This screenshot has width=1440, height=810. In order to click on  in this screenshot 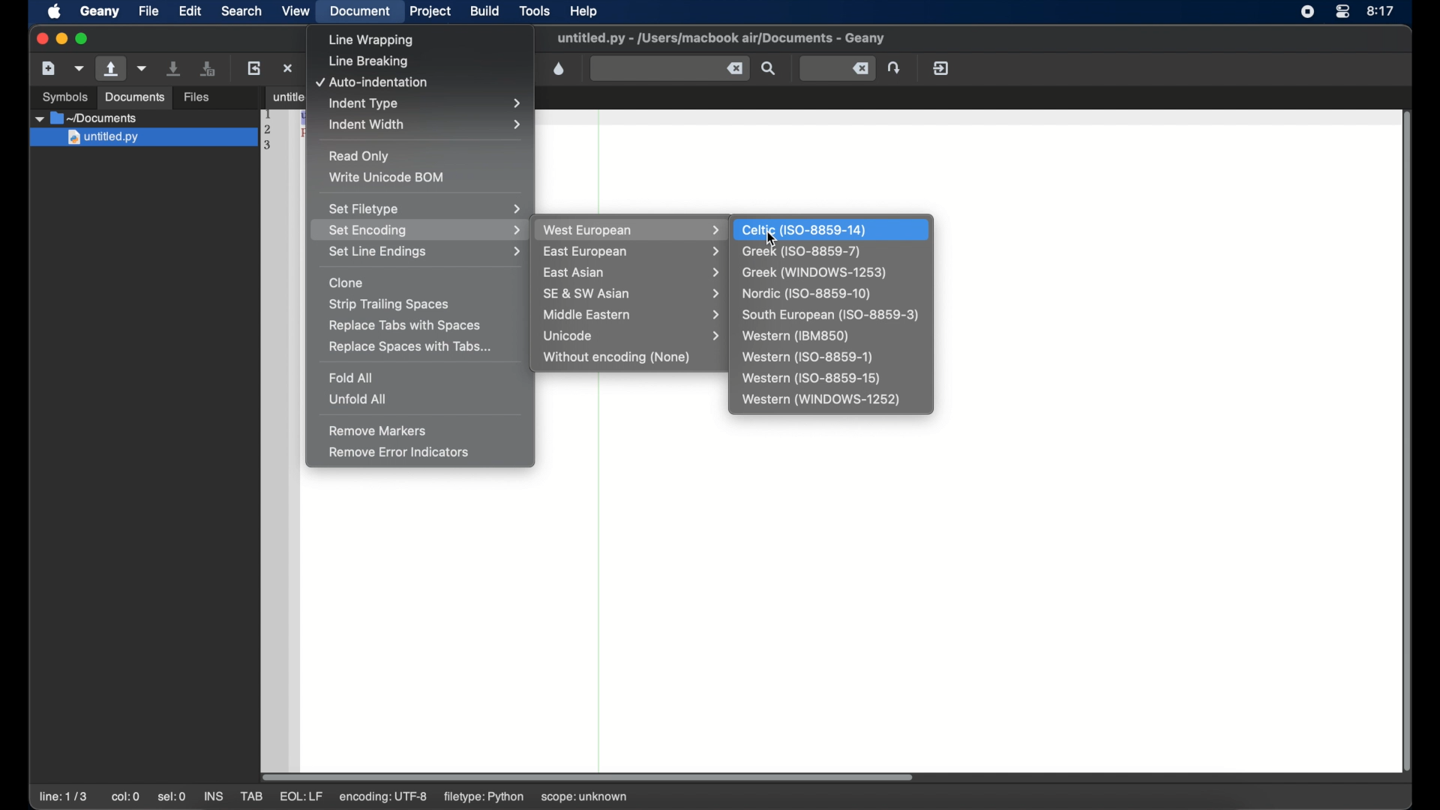, I will do `click(142, 139)`.